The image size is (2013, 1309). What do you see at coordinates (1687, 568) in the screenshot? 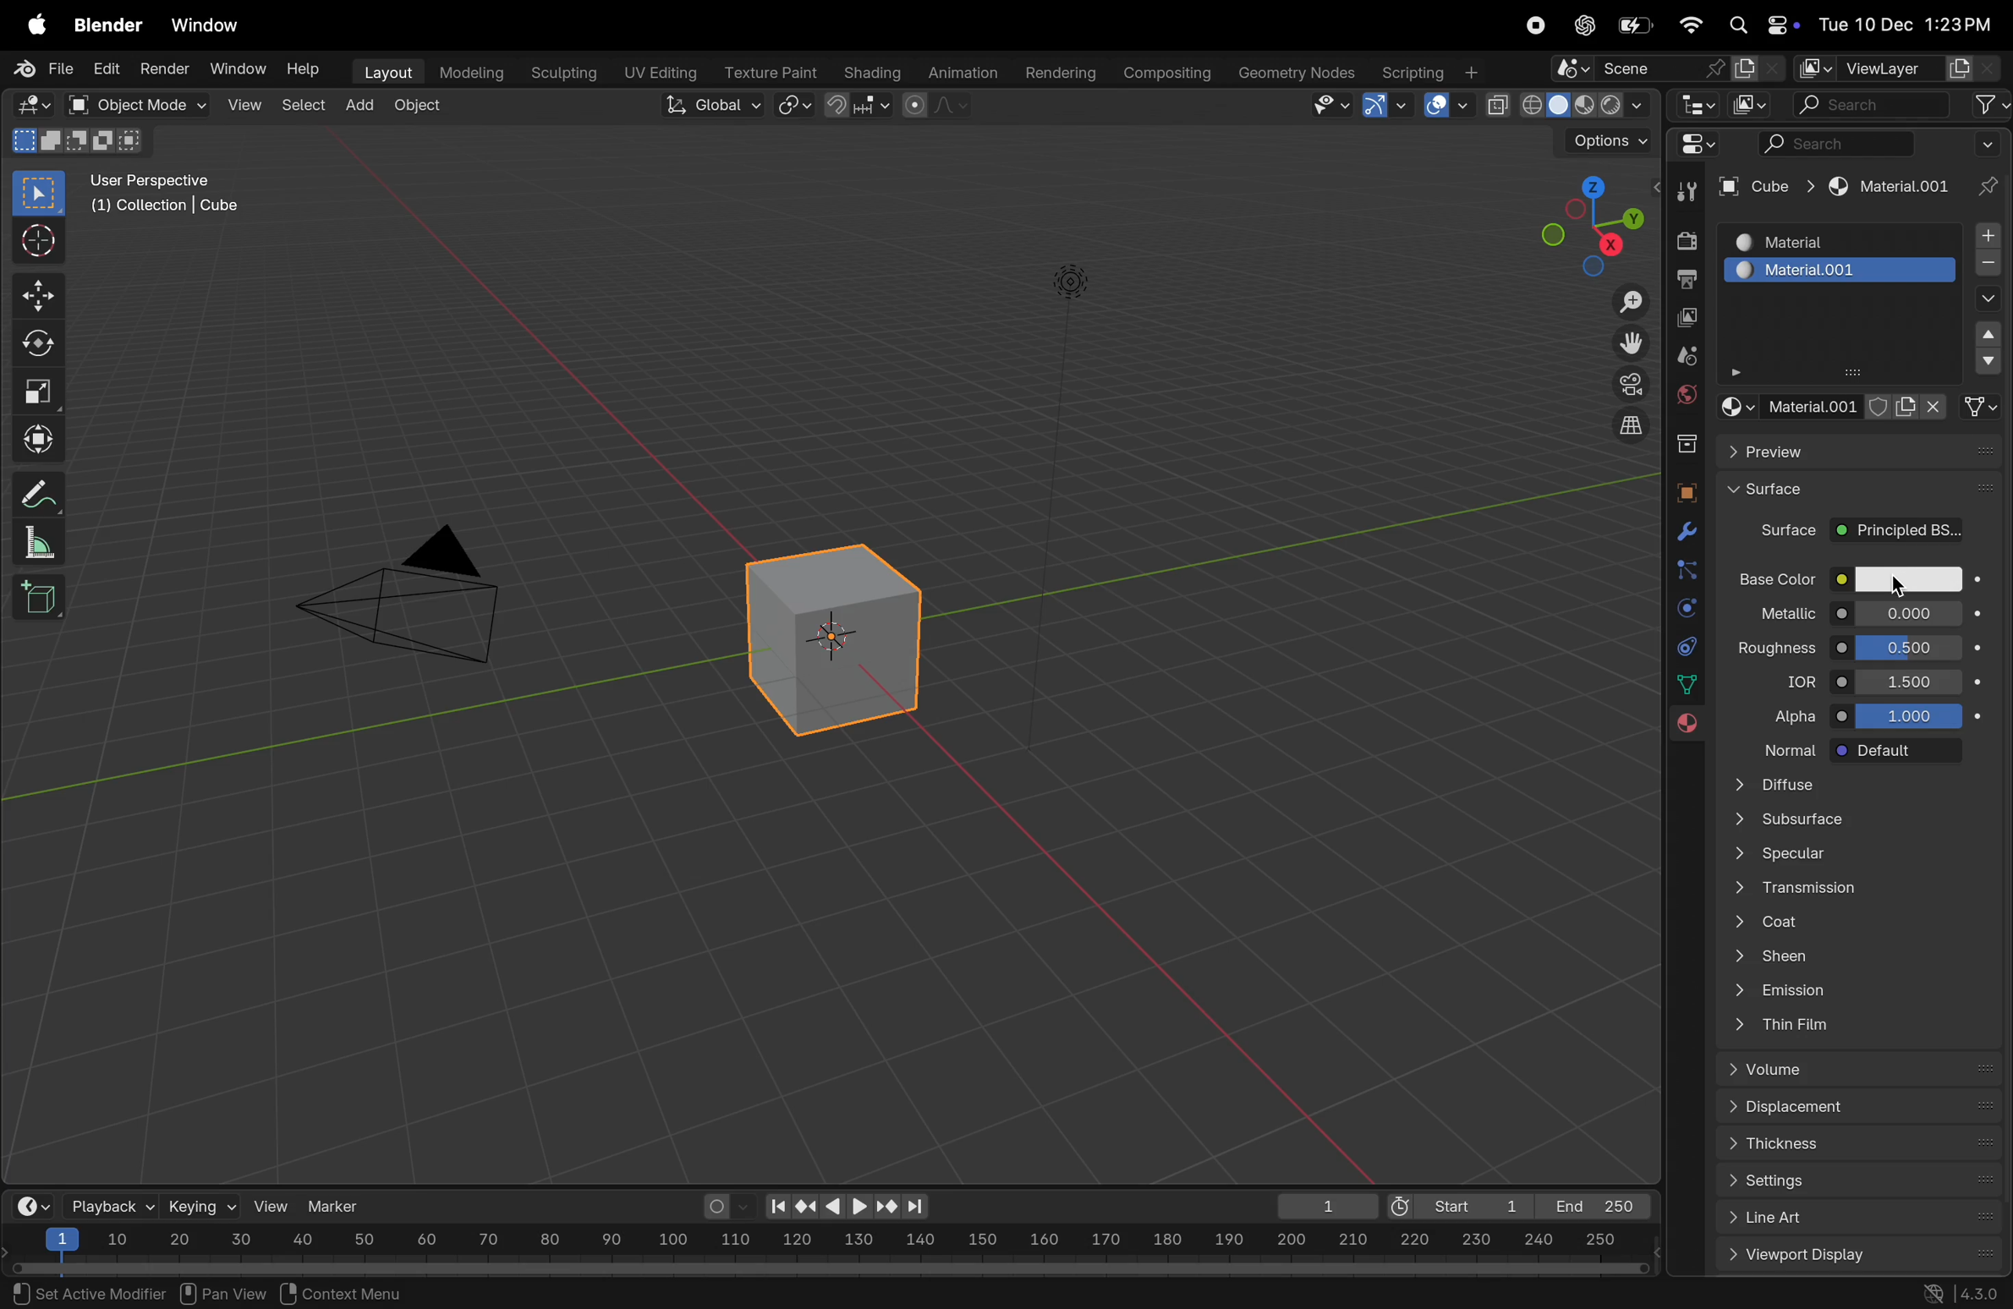
I see `bound` at bounding box center [1687, 568].